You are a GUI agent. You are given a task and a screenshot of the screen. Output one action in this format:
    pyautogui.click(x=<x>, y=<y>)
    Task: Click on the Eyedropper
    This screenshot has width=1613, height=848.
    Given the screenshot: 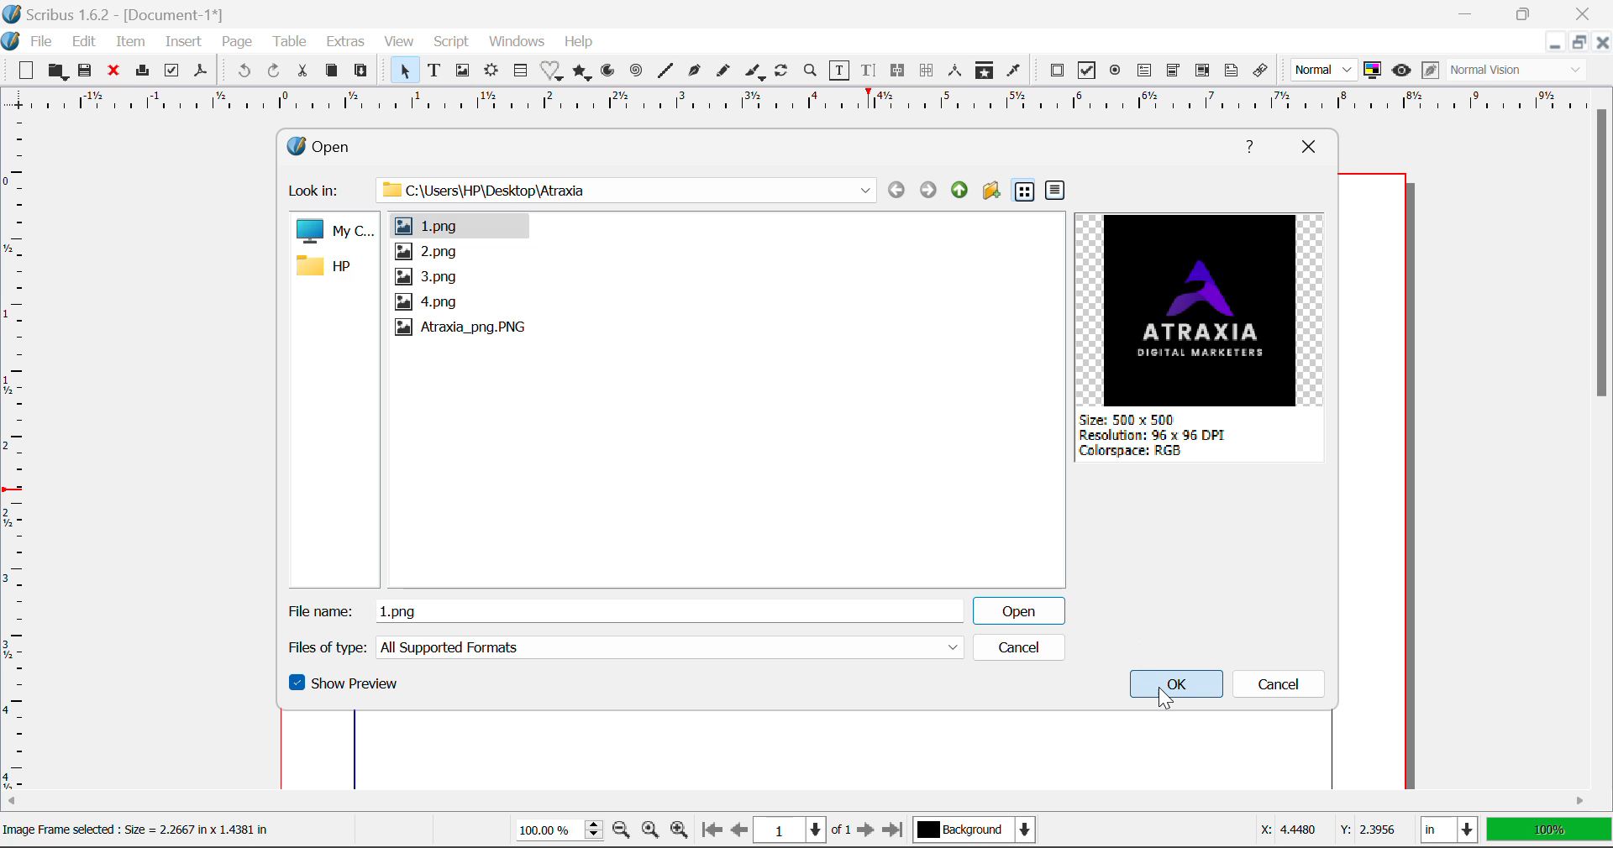 What is the action you would take?
    pyautogui.click(x=1014, y=71)
    